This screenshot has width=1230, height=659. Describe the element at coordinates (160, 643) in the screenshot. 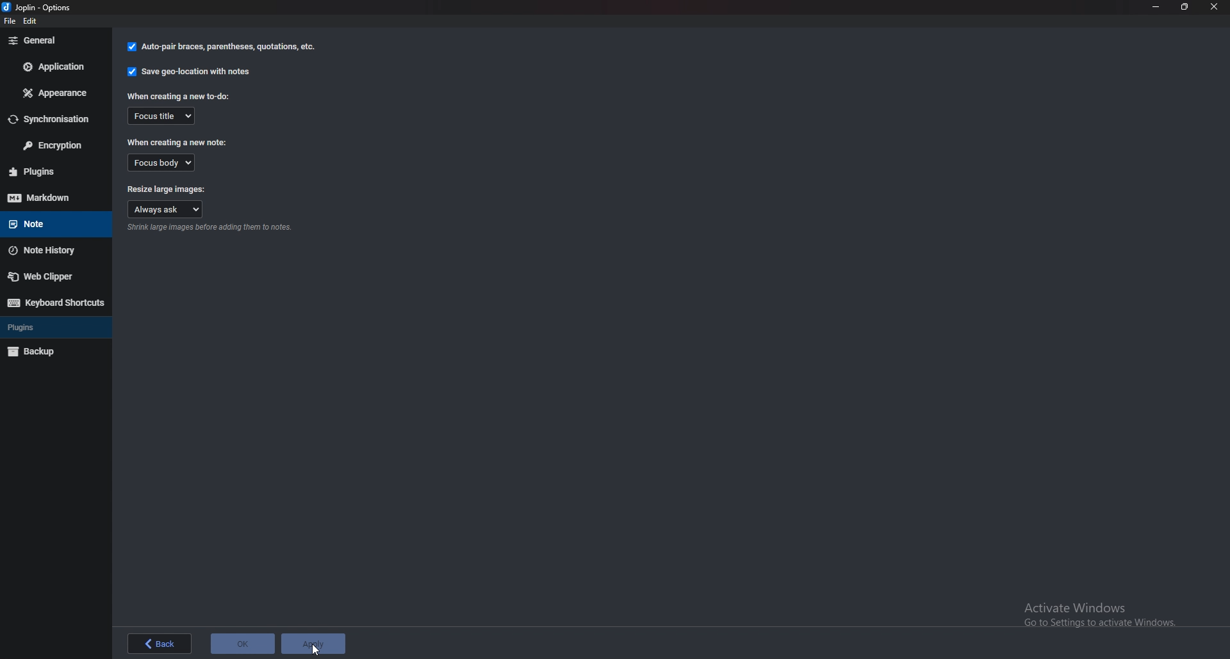

I see `back` at that location.